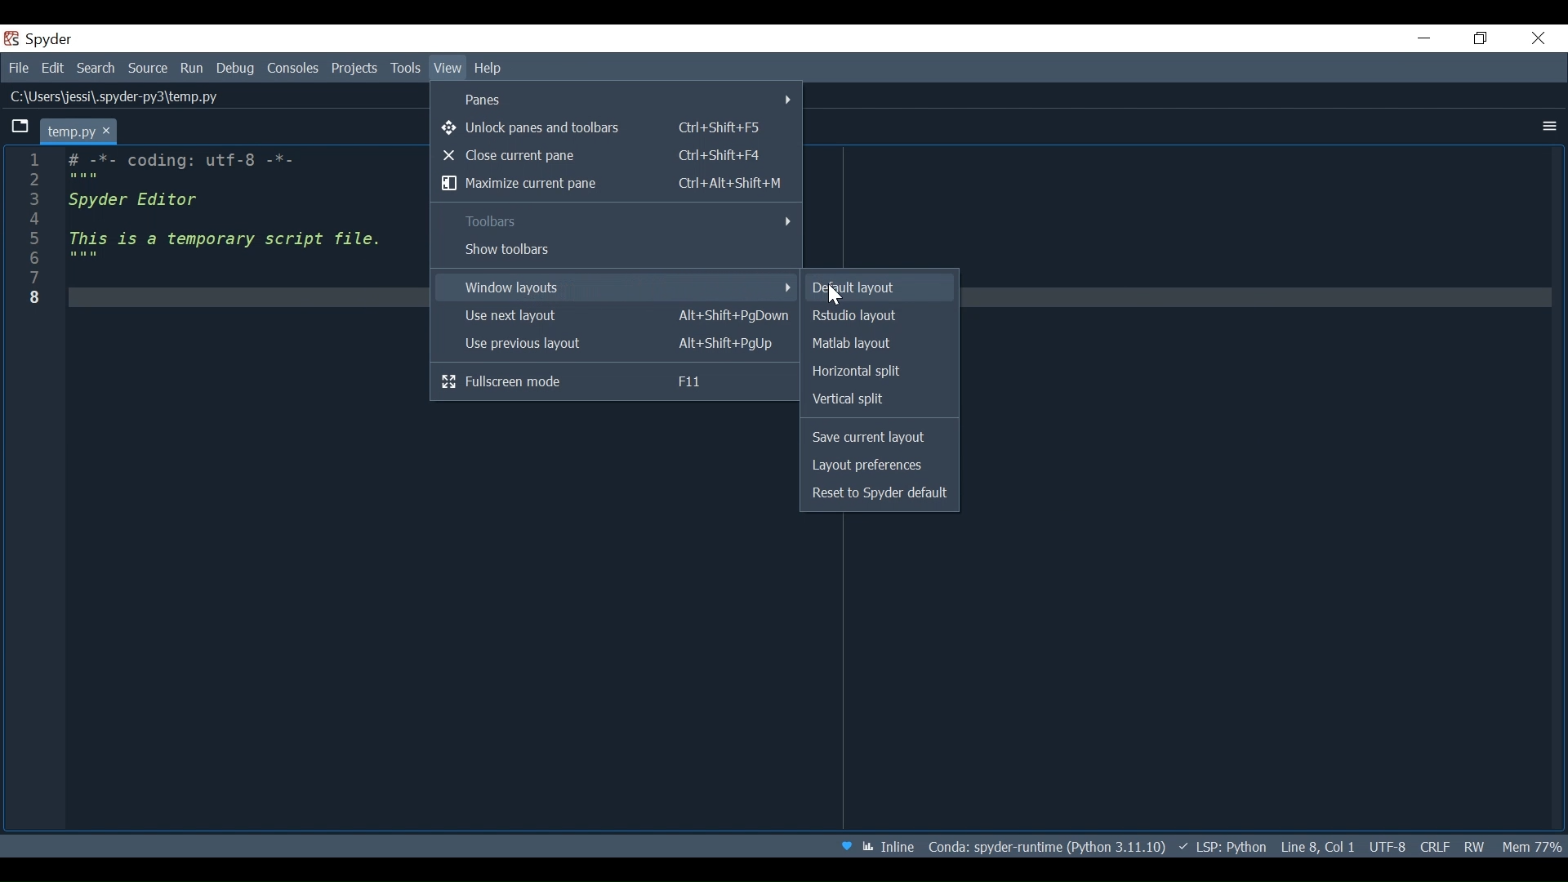  Describe the element at coordinates (617, 185) in the screenshot. I see `Maximize current pane` at that location.